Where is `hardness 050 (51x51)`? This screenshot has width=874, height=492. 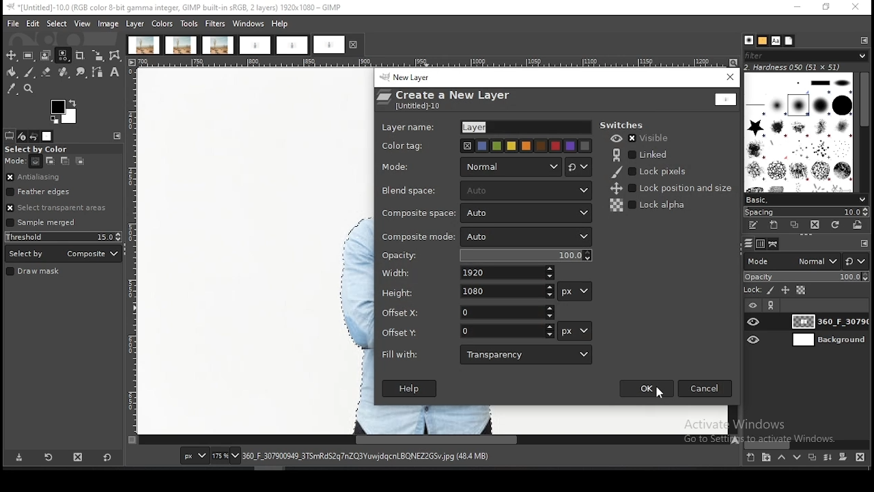 hardness 050 (51x51) is located at coordinates (793, 67).